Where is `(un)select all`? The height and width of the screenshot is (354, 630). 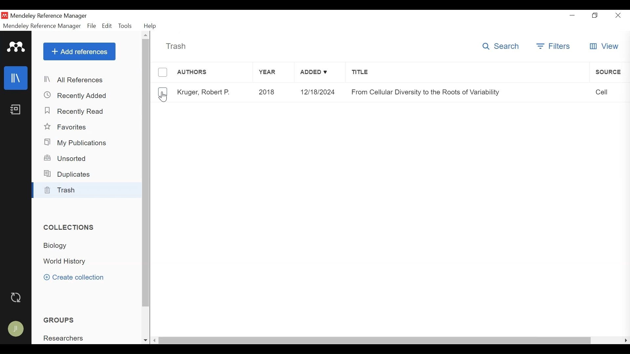
(un)select all is located at coordinates (163, 72).